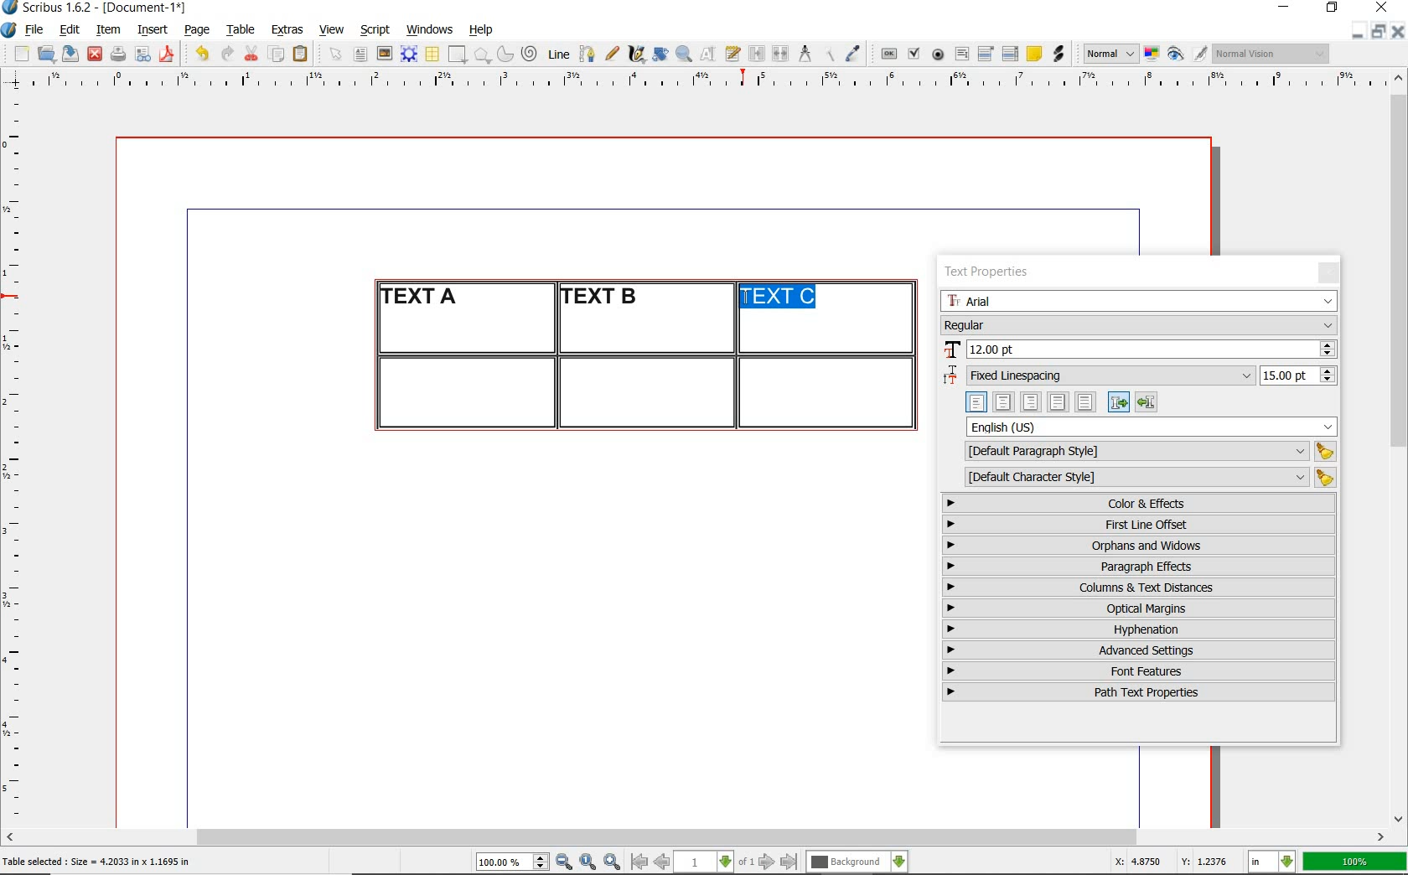  Describe the element at coordinates (805, 54) in the screenshot. I see `measurements` at that location.